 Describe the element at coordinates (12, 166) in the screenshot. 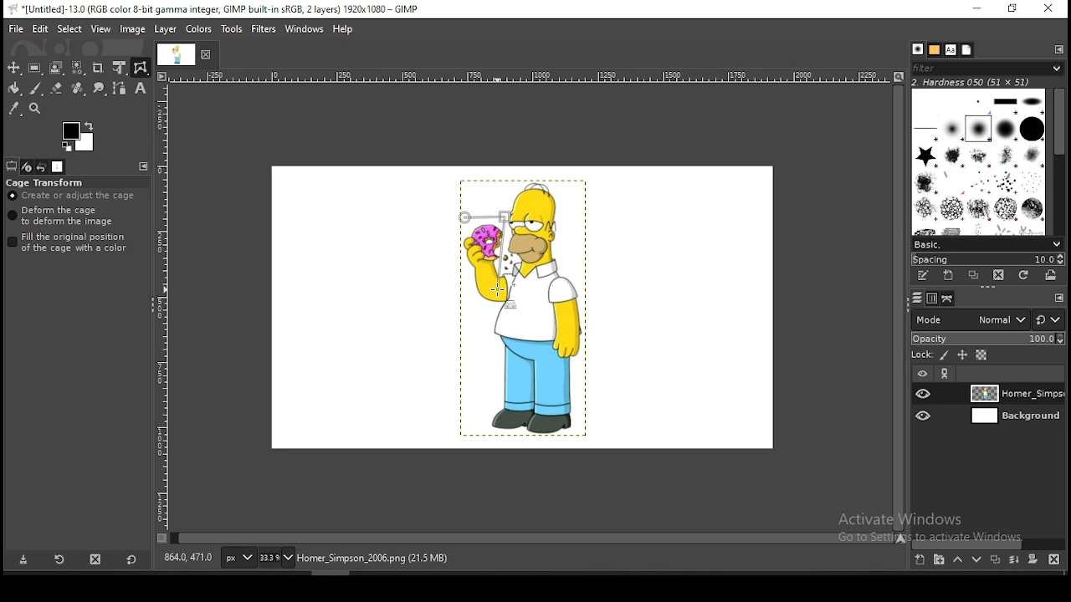

I see `tool options` at that location.